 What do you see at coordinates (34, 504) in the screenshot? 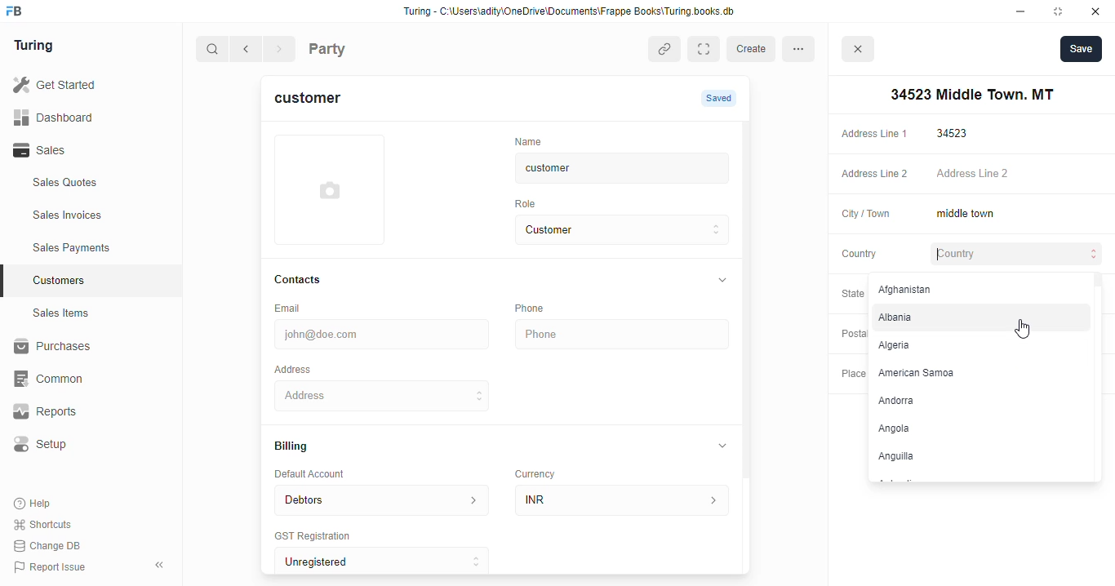
I see `Help` at bounding box center [34, 504].